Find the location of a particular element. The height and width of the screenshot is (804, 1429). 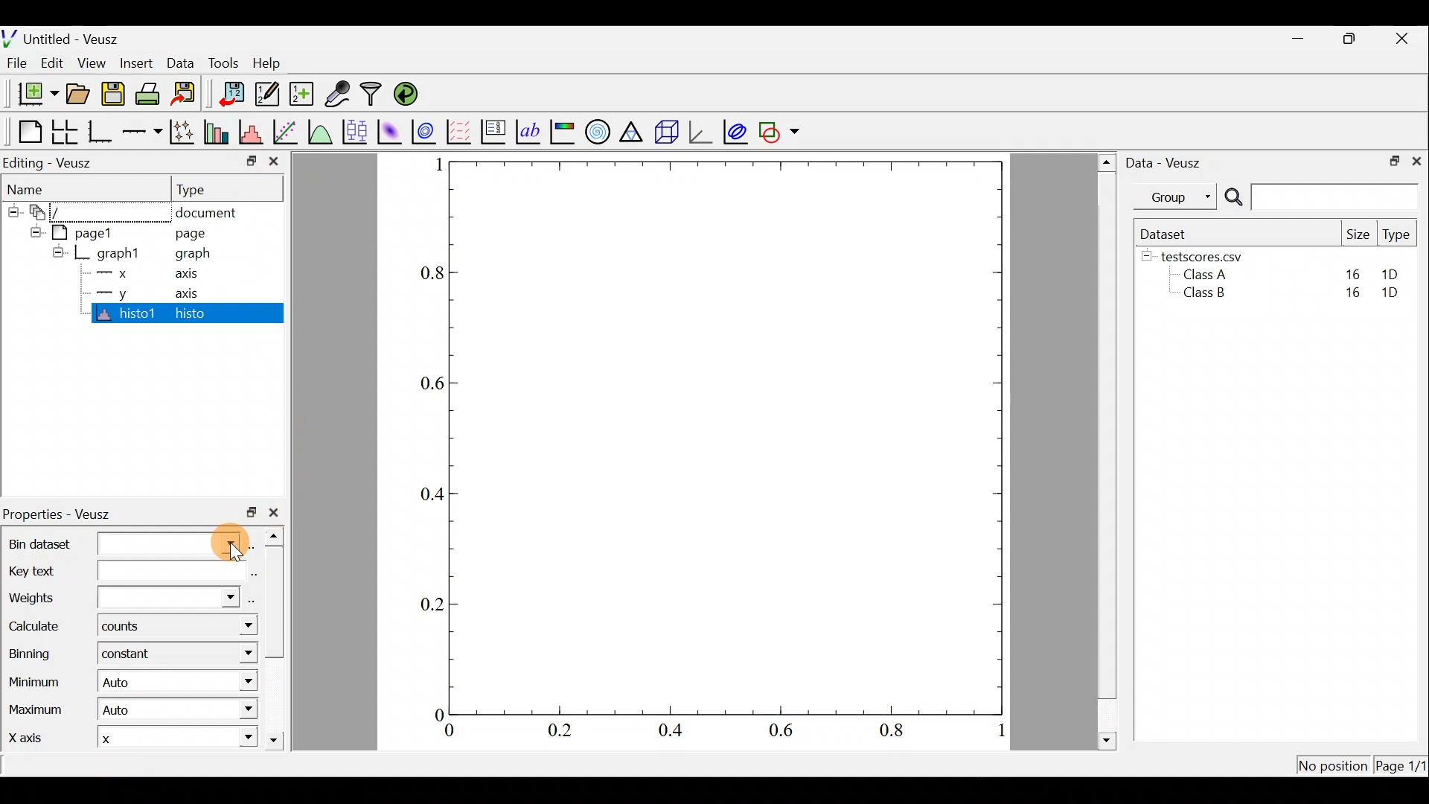

| Auto is located at coordinates (129, 684).